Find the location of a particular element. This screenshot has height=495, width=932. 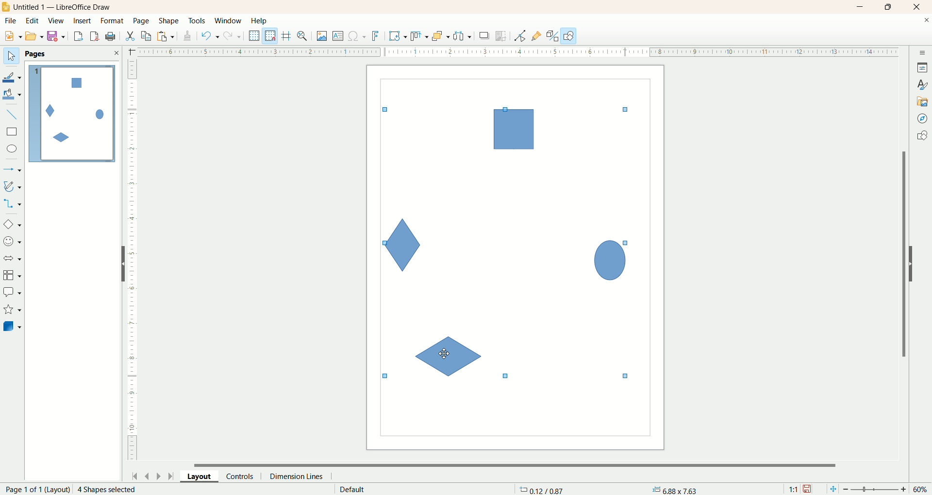

minimize is located at coordinates (861, 7).